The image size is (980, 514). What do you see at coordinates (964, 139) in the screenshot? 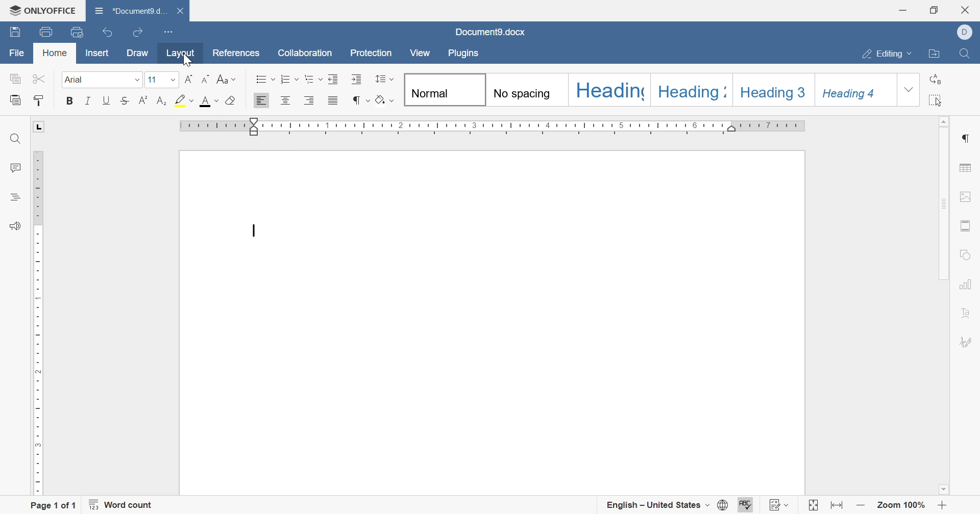
I see `paragraph settings` at bounding box center [964, 139].